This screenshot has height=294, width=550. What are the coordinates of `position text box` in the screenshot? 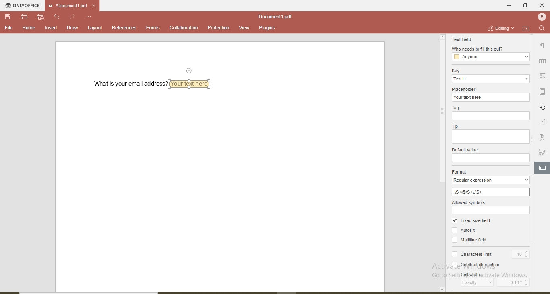 It's located at (190, 70).